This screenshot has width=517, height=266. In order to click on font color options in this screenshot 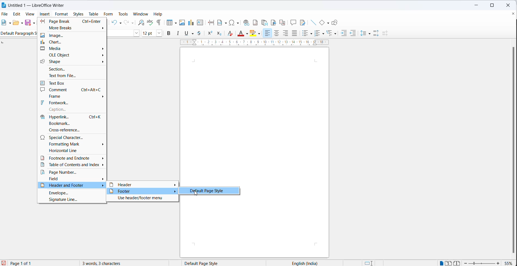, I will do `click(247, 33)`.